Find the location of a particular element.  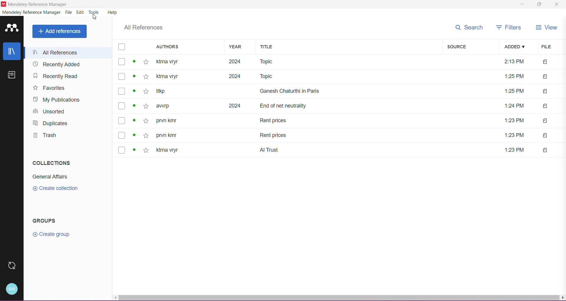

References titles is located at coordinates (345, 61).